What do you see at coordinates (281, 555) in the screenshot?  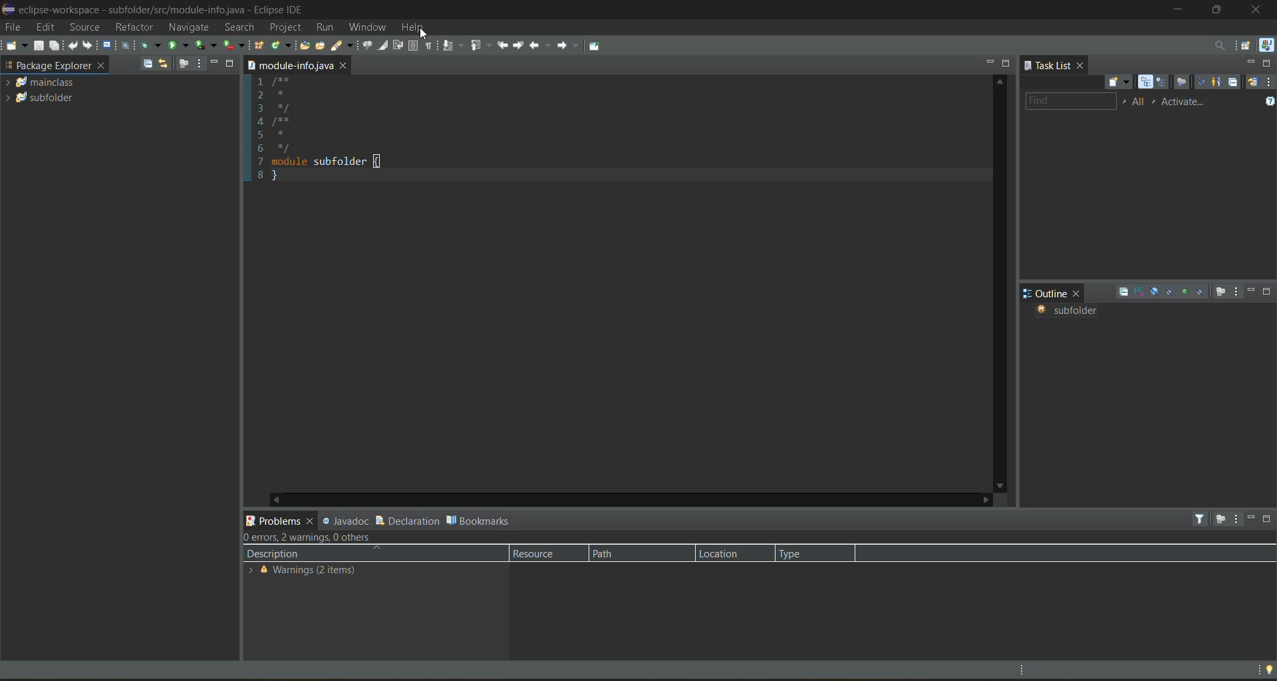 I see `description` at bounding box center [281, 555].